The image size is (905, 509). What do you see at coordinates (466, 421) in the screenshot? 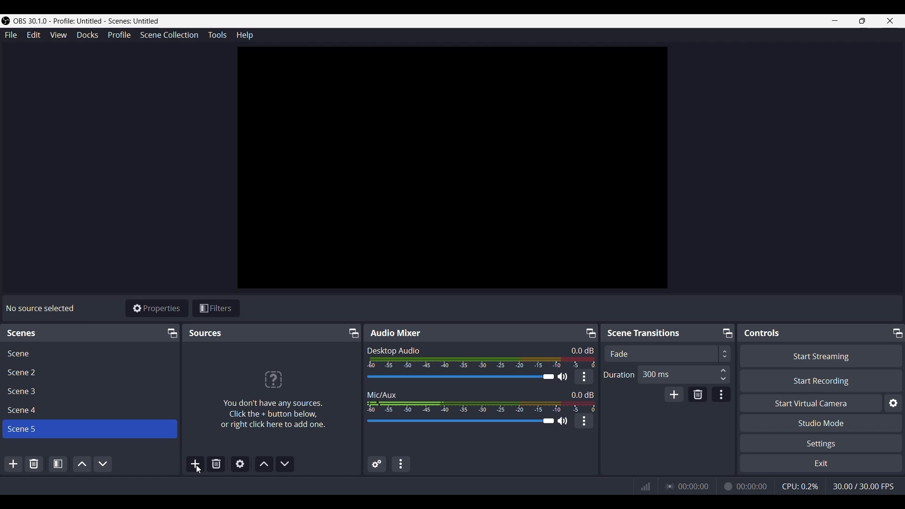
I see `Volume Adjuster` at bounding box center [466, 421].